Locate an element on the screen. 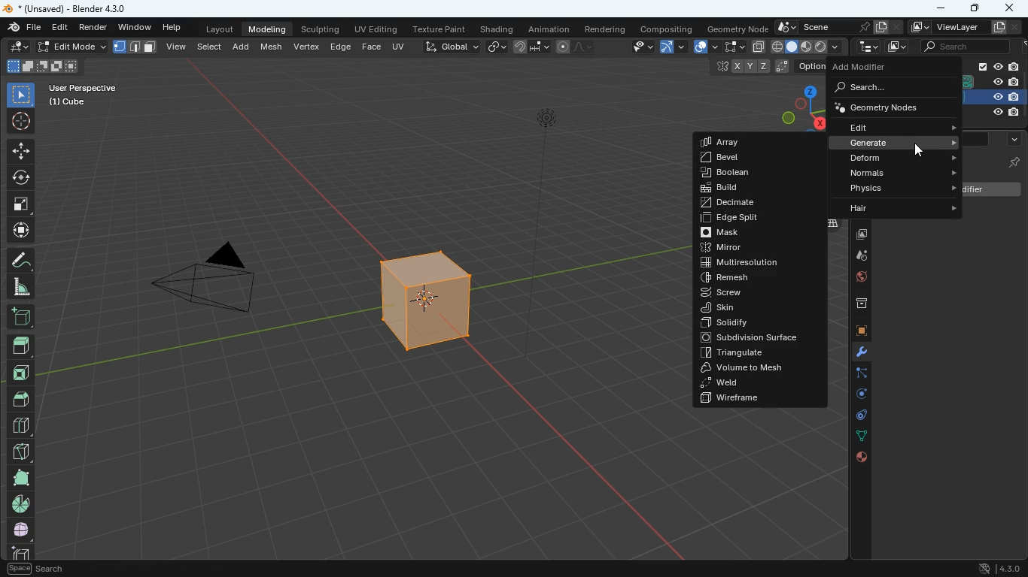  add is located at coordinates (242, 49).